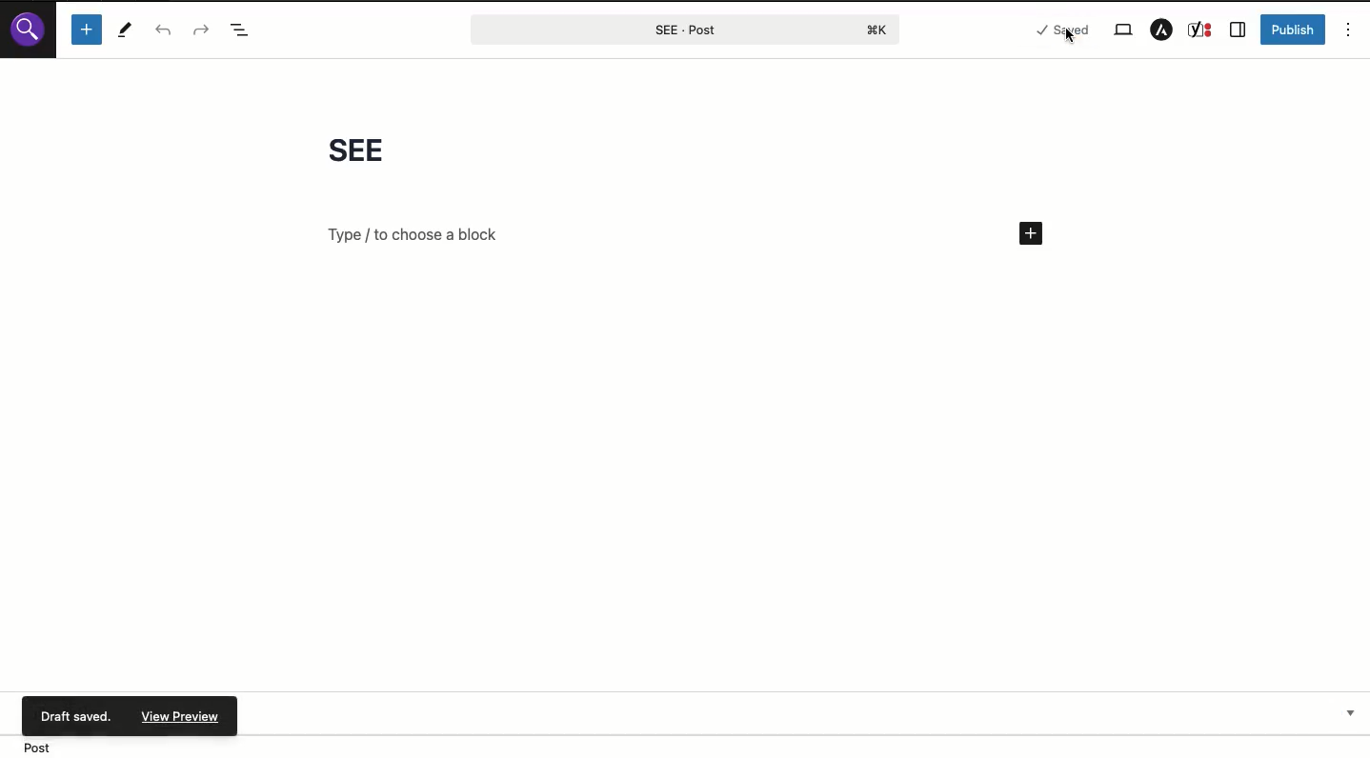  Describe the element at coordinates (1352, 33) in the screenshot. I see `Options` at that location.